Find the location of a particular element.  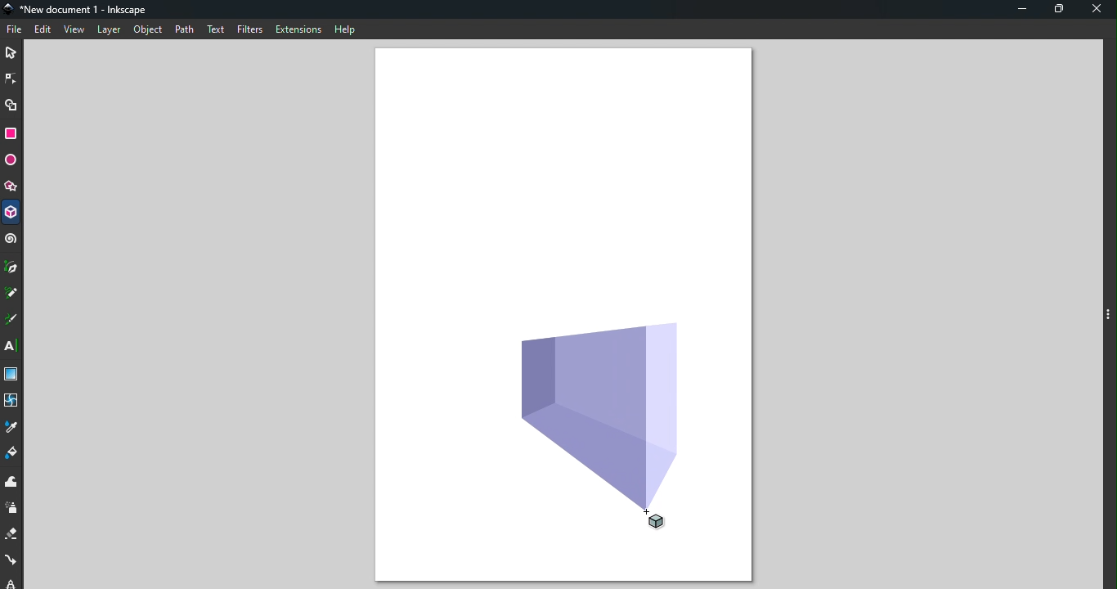

Text is located at coordinates (217, 30).